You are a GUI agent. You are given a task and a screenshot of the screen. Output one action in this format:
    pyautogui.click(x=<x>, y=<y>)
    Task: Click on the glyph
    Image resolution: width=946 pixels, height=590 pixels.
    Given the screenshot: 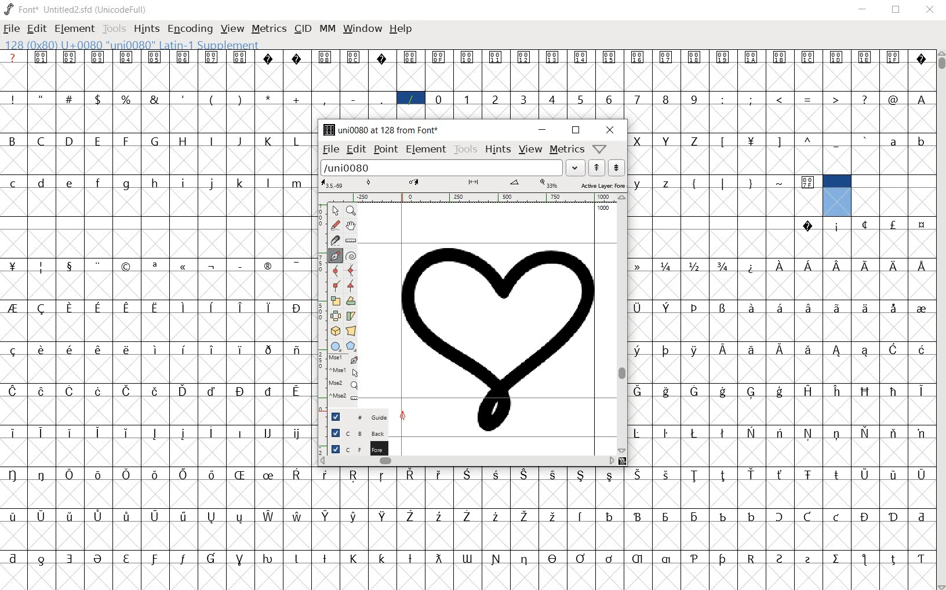 What is the action you would take?
    pyautogui.click(x=694, y=391)
    